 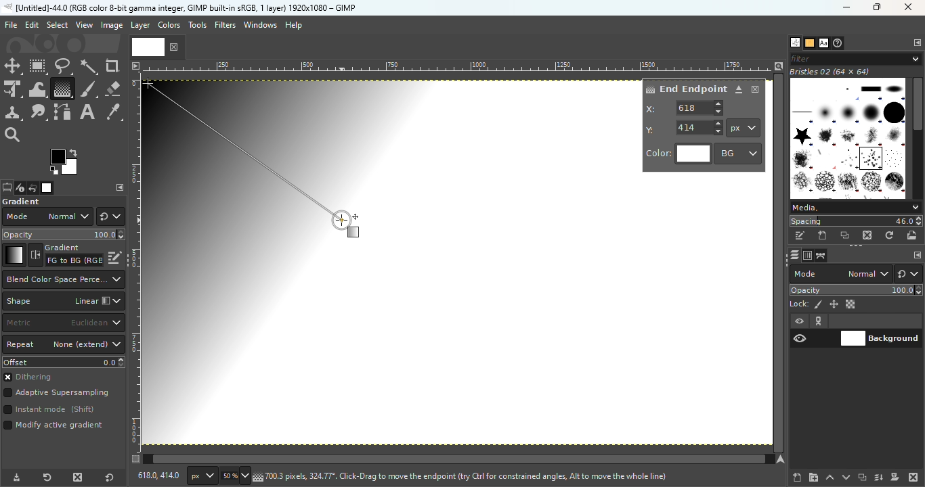 I want to click on Move tool, so click(x=13, y=66).